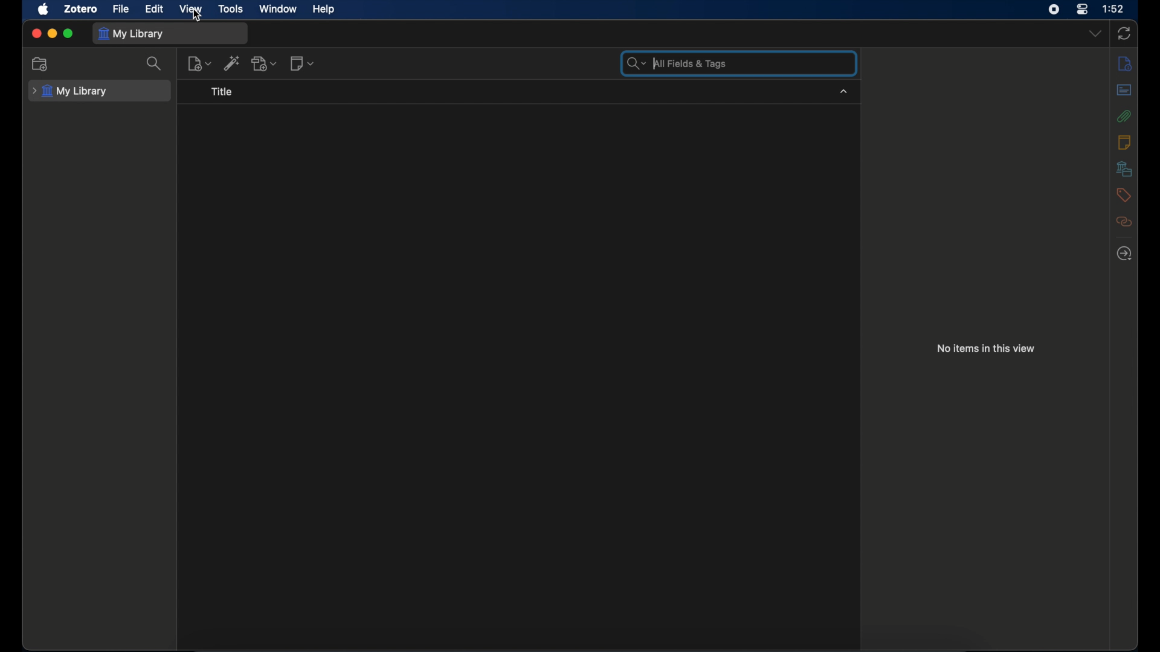 This screenshot has width=1160, height=652. Describe the element at coordinates (153, 63) in the screenshot. I see `search` at that location.